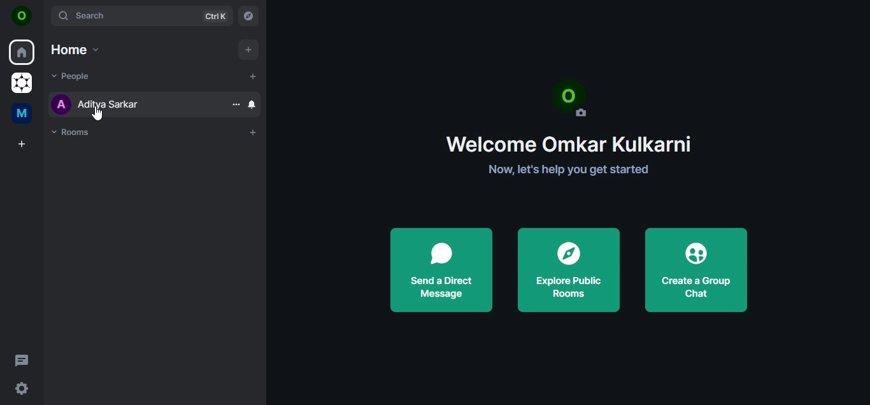  Describe the element at coordinates (21, 359) in the screenshot. I see `threads` at that location.